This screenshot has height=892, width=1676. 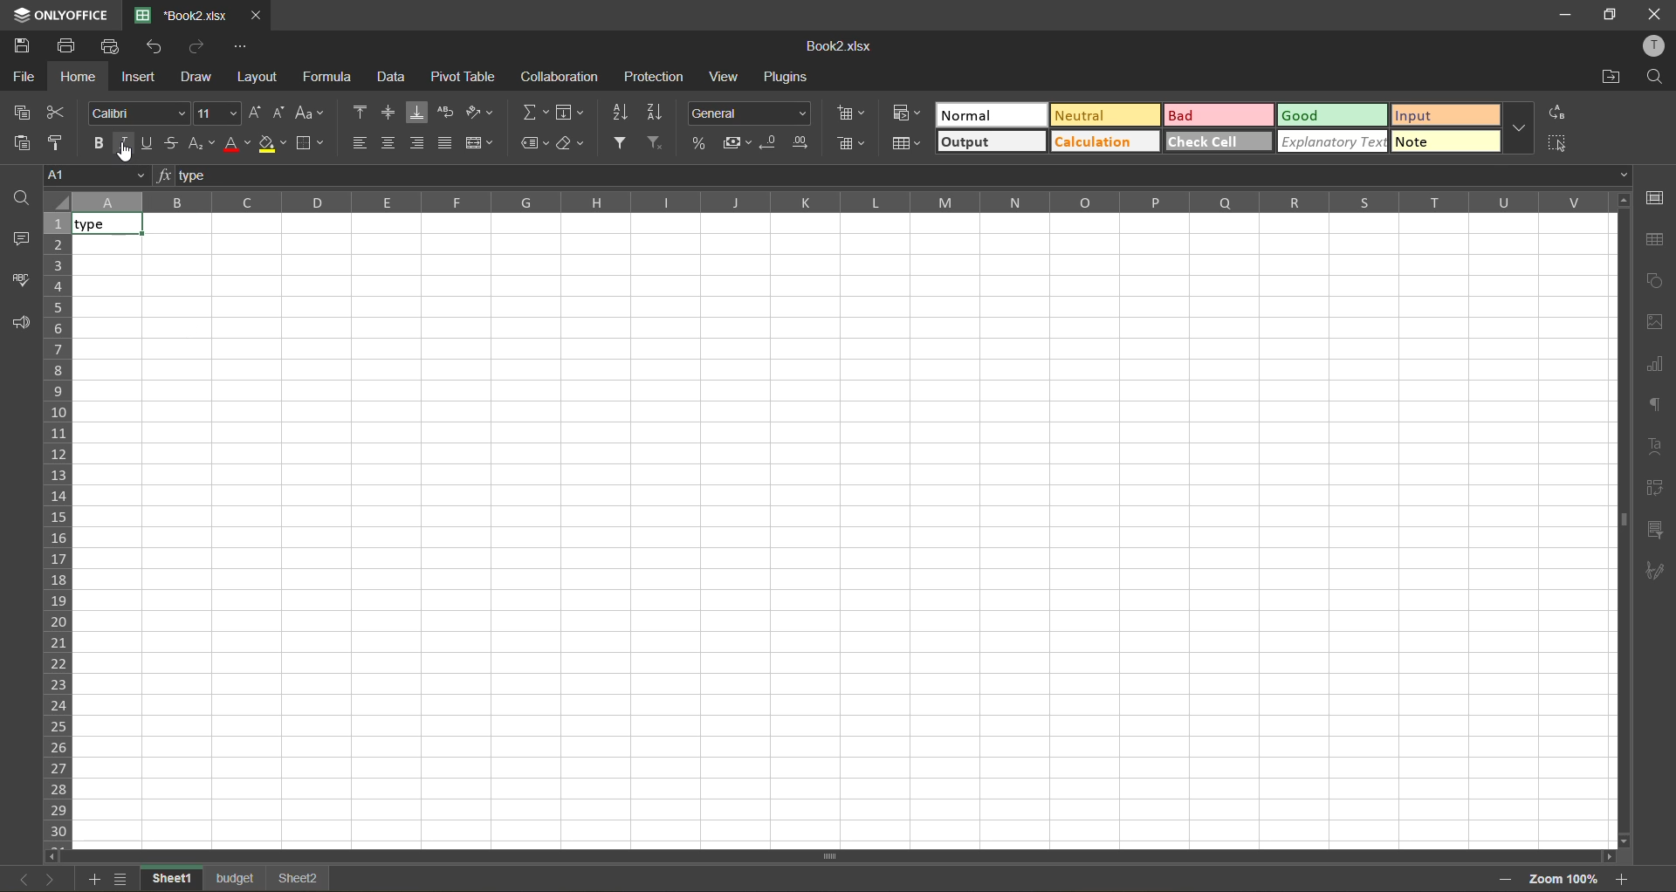 I want to click on column names, so click(x=841, y=202).